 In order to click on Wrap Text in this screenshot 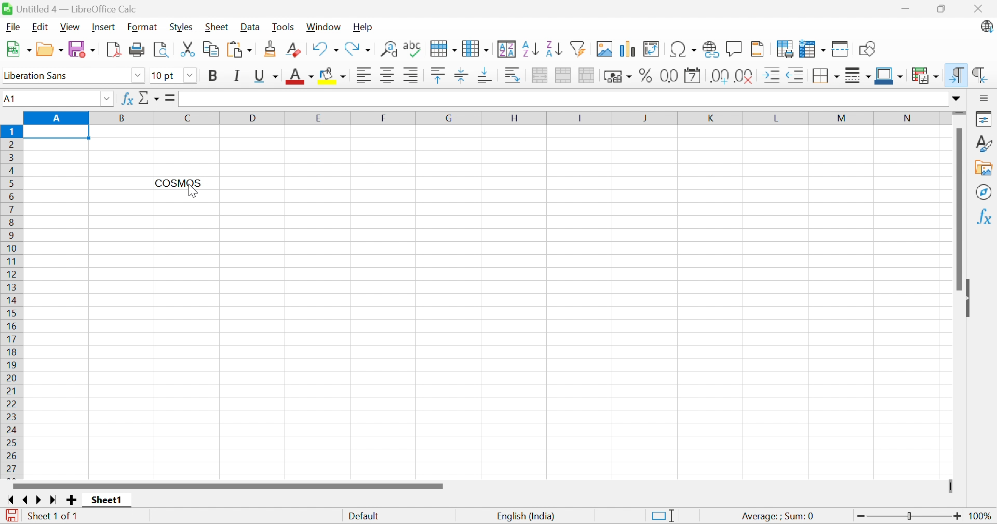, I will do `click(513, 75)`.